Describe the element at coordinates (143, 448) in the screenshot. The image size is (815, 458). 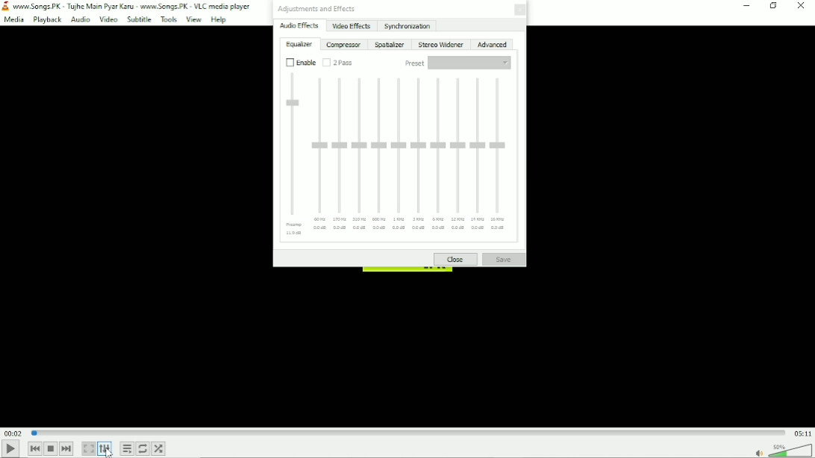
I see `Toggle between loop all, loop one and no loop` at that location.